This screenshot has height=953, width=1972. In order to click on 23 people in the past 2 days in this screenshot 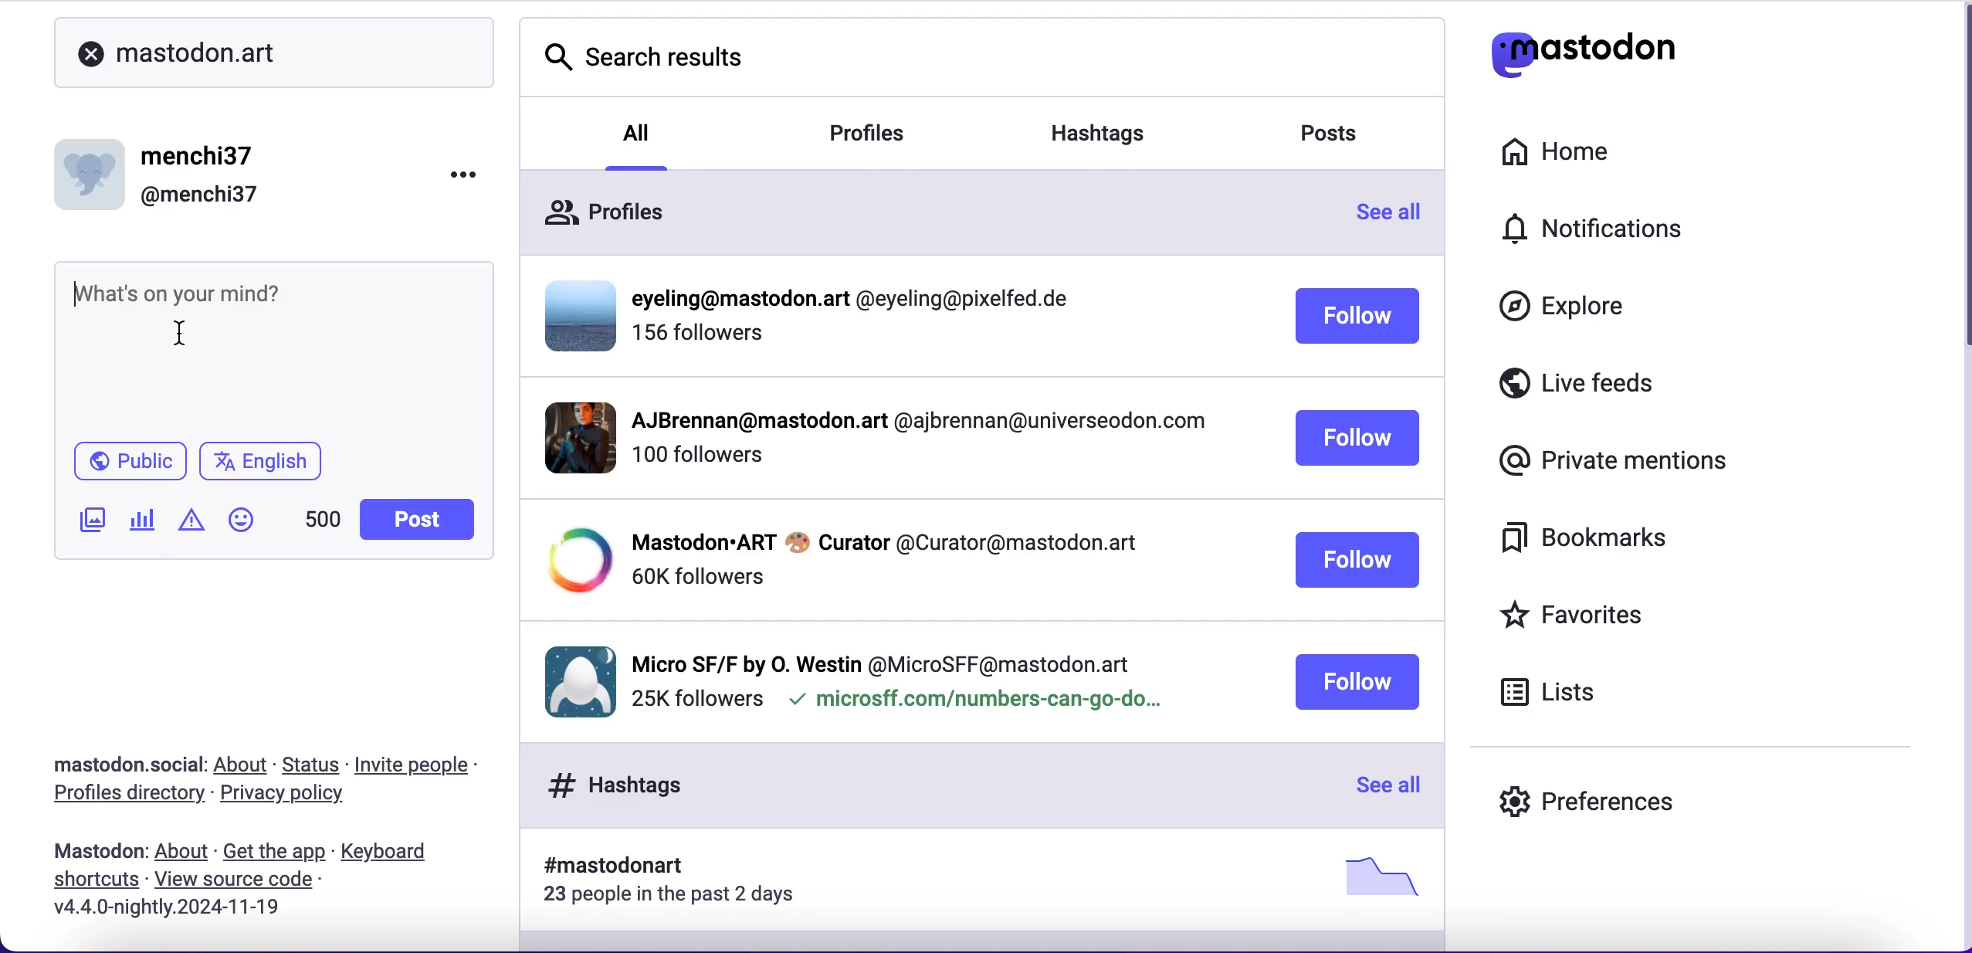, I will do `click(679, 897)`.